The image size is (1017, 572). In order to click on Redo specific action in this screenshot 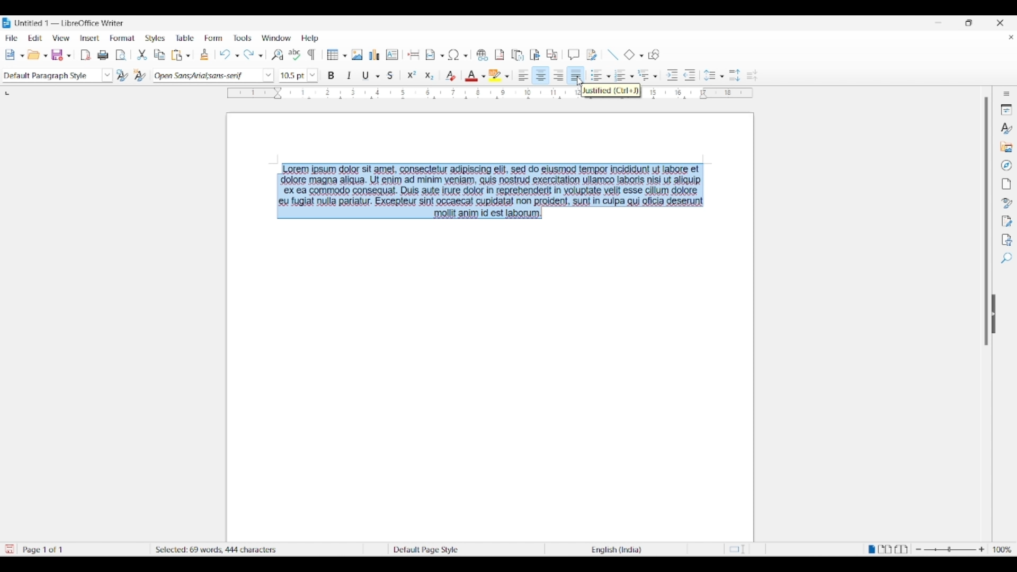, I will do `click(261, 56)`.